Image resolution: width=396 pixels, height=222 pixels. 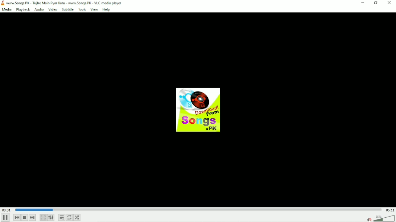 What do you see at coordinates (107, 10) in the screenshot?
I see `Help` at bounding box center [107, 10].